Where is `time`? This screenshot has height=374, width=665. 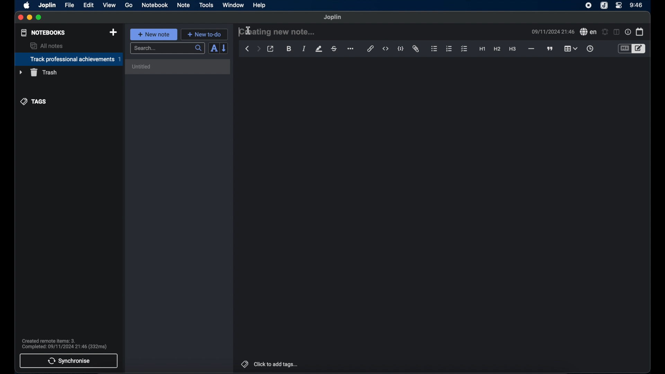 time is located at coordinates (636, 5).